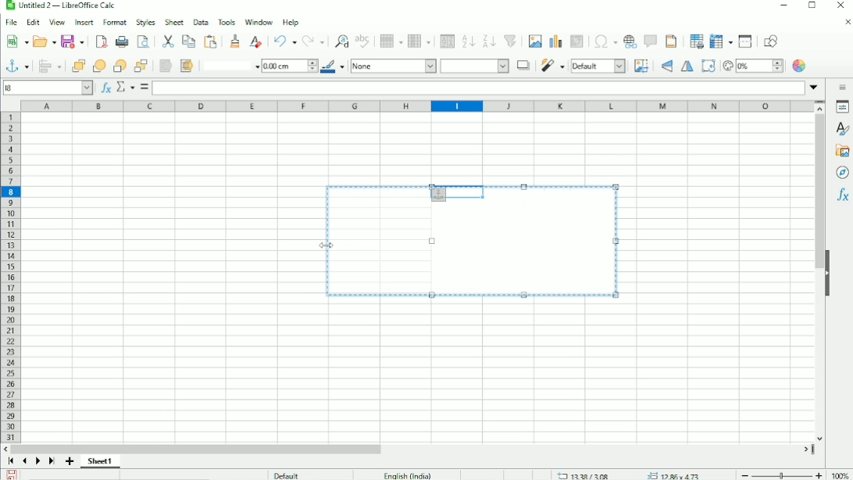 This screenshot has width=853, height=480. What do you see at coordinates (33, 23) in the screenshot?
I see `Edit` at bounding box center [33, 23].